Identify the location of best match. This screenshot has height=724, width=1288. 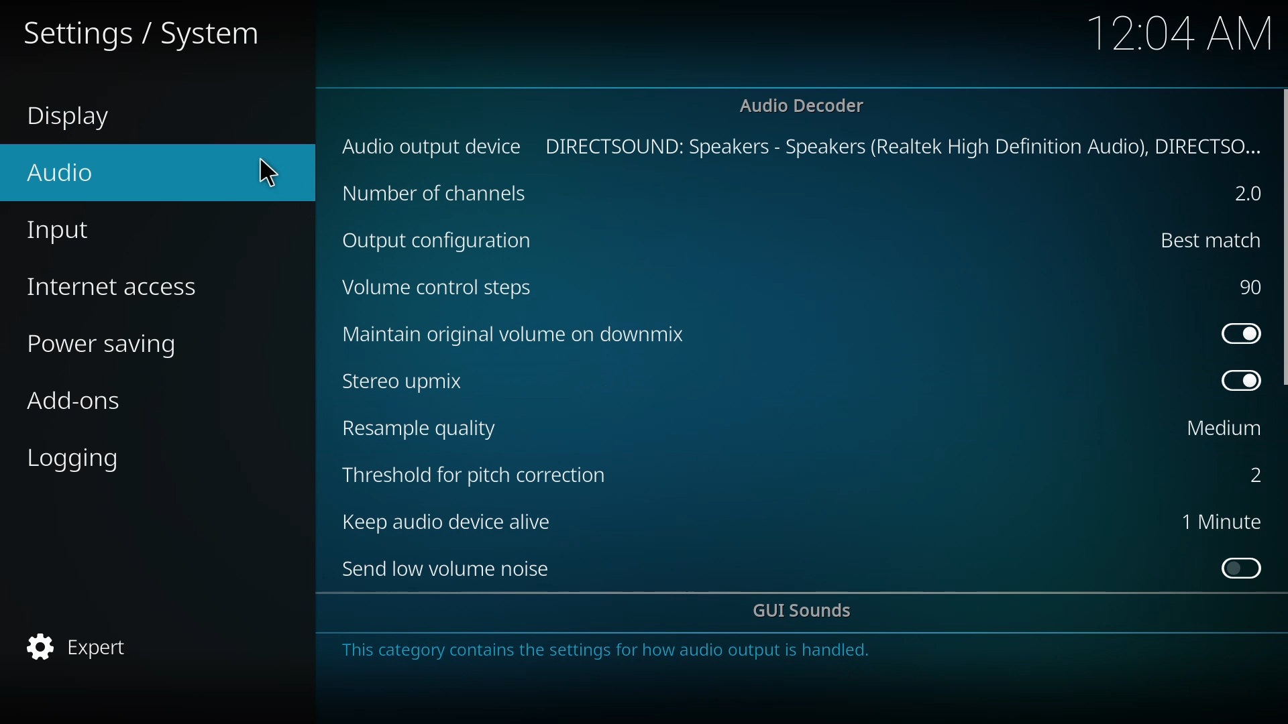
(1208, 240).